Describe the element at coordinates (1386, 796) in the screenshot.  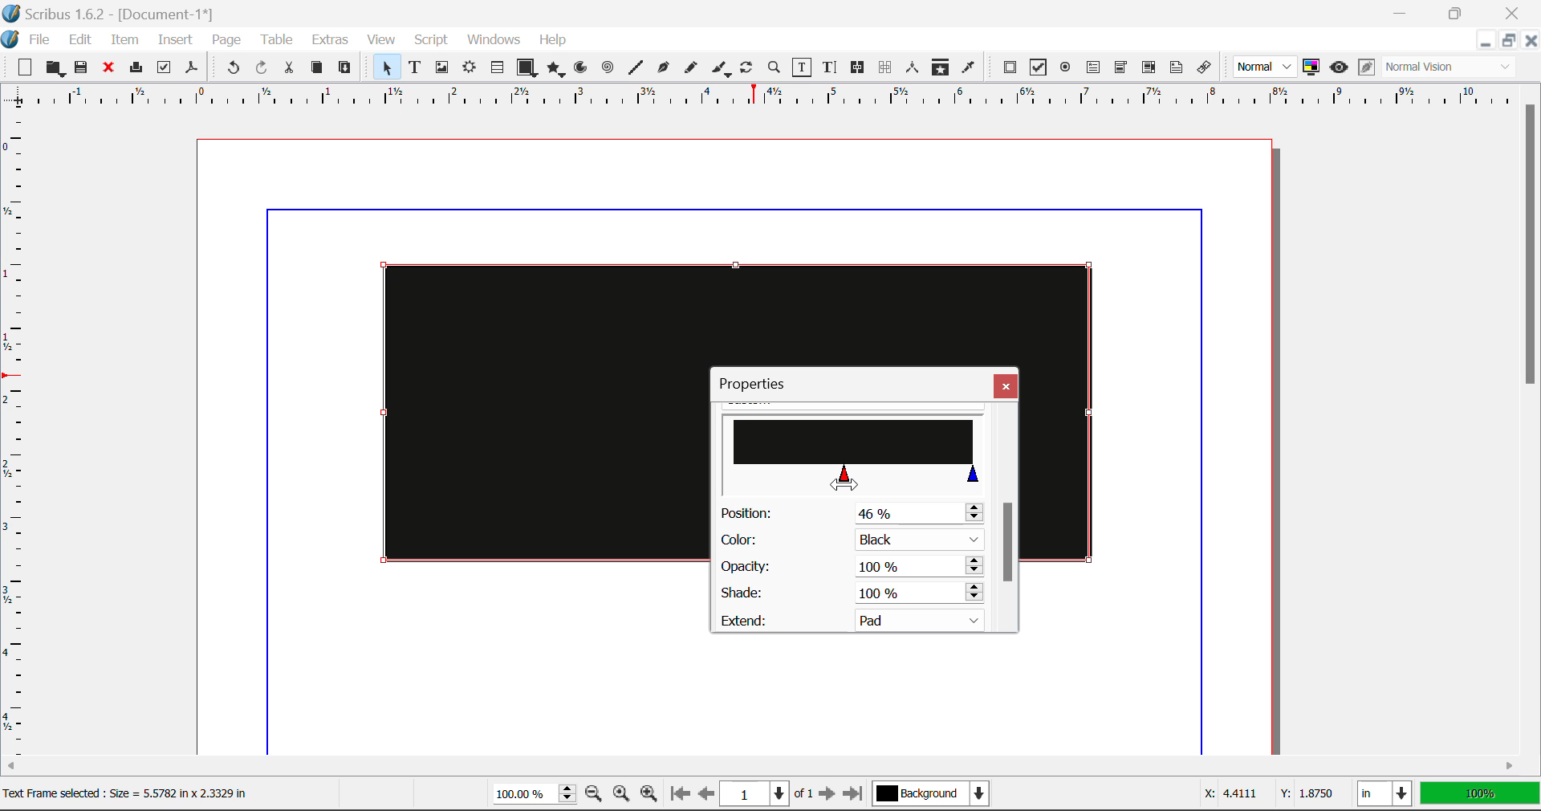
I see `Measurement Units` at that location.